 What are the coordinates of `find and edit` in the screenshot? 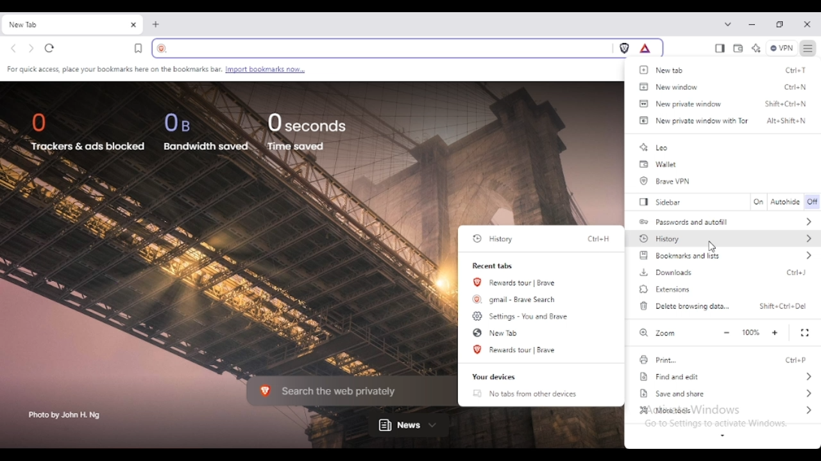 It's located at (727, 377).